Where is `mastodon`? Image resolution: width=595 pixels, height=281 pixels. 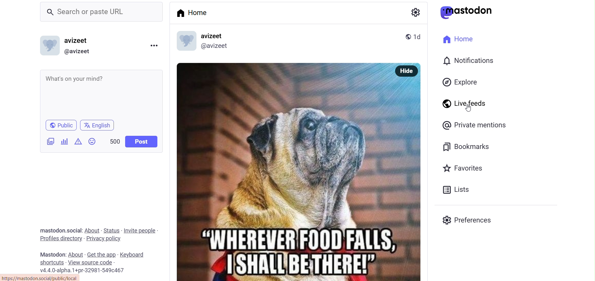 mastodon is located at coordinates (52, 230).